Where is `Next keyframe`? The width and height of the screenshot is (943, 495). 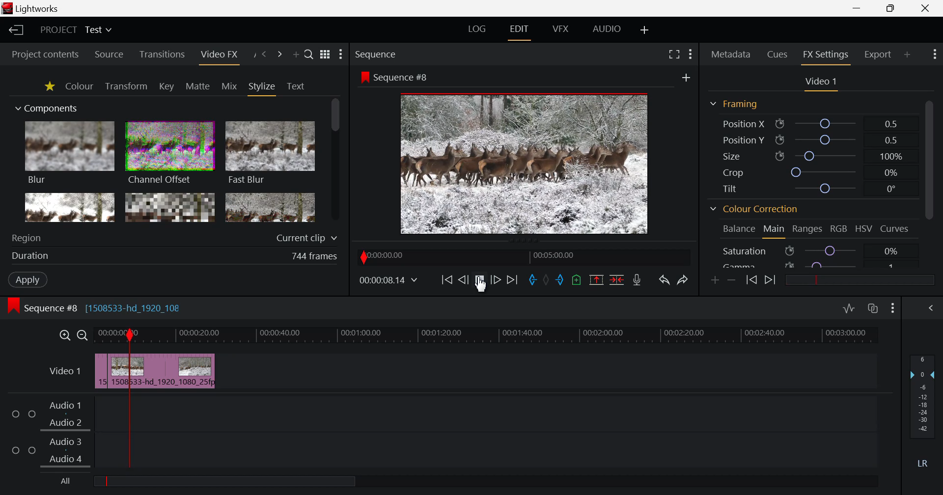 Next keyframe is located at coordinates (771, 281).